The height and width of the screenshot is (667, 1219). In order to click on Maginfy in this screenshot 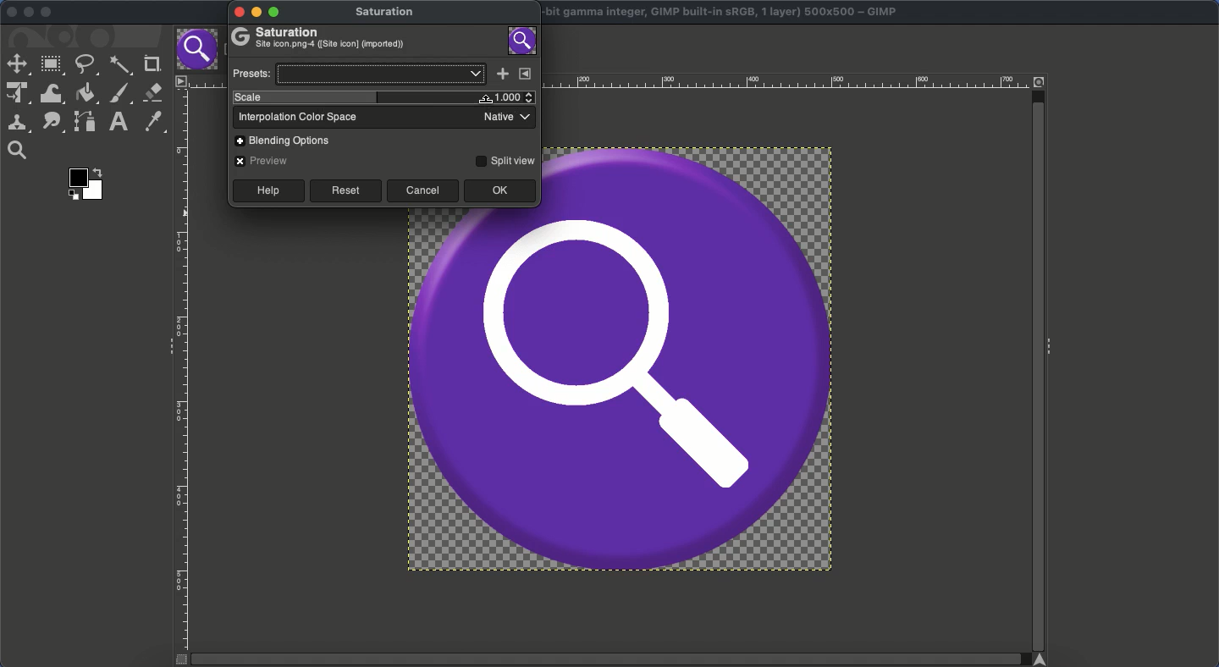, I will do `click(16, 150)`.